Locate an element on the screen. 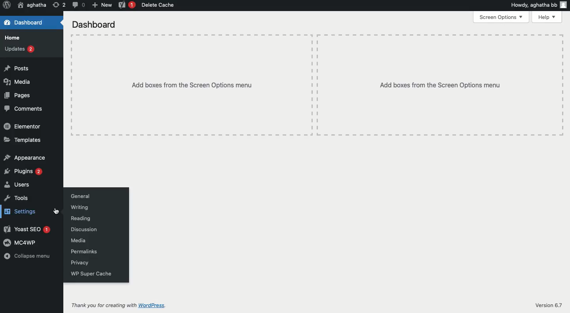  Add boxes from the screen options menu is located at coordinates (317, 85).